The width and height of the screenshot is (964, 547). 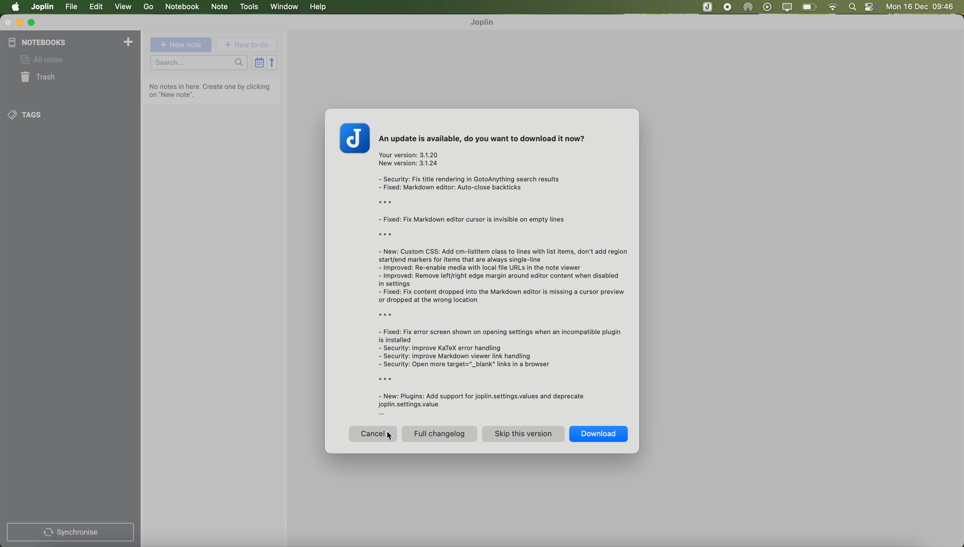 What do you see at coordinates (787, 8) in the screenshot?
I see `screen` at bounding box center [787, 8].